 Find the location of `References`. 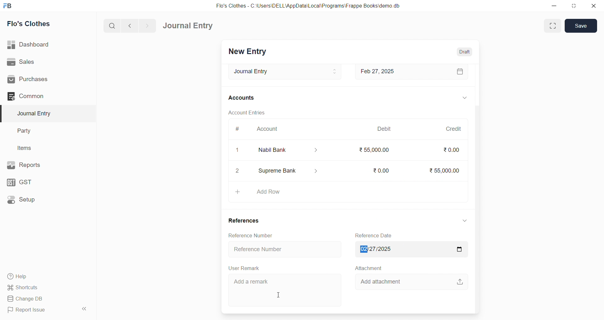

References is located at coordinates (244, 221).